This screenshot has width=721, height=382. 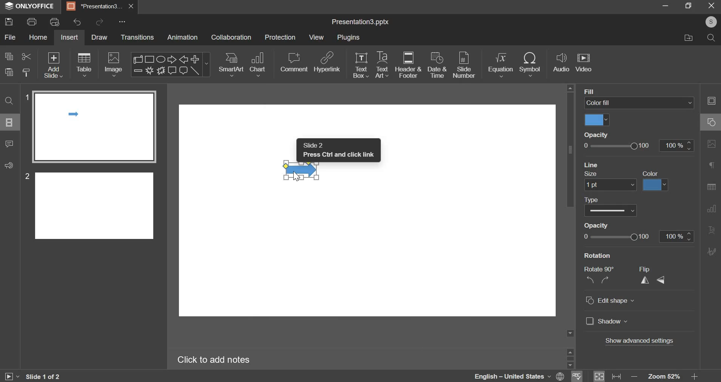 I want to click on line, so click(x=591, y=164).